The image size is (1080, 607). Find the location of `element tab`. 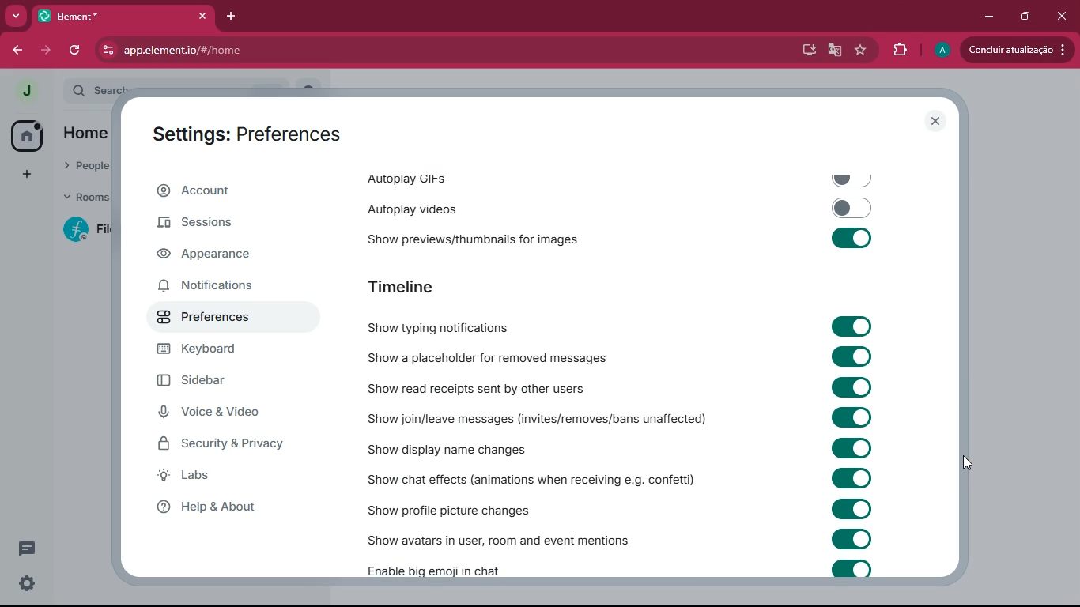

element tab is located at coordinates (125, 17).